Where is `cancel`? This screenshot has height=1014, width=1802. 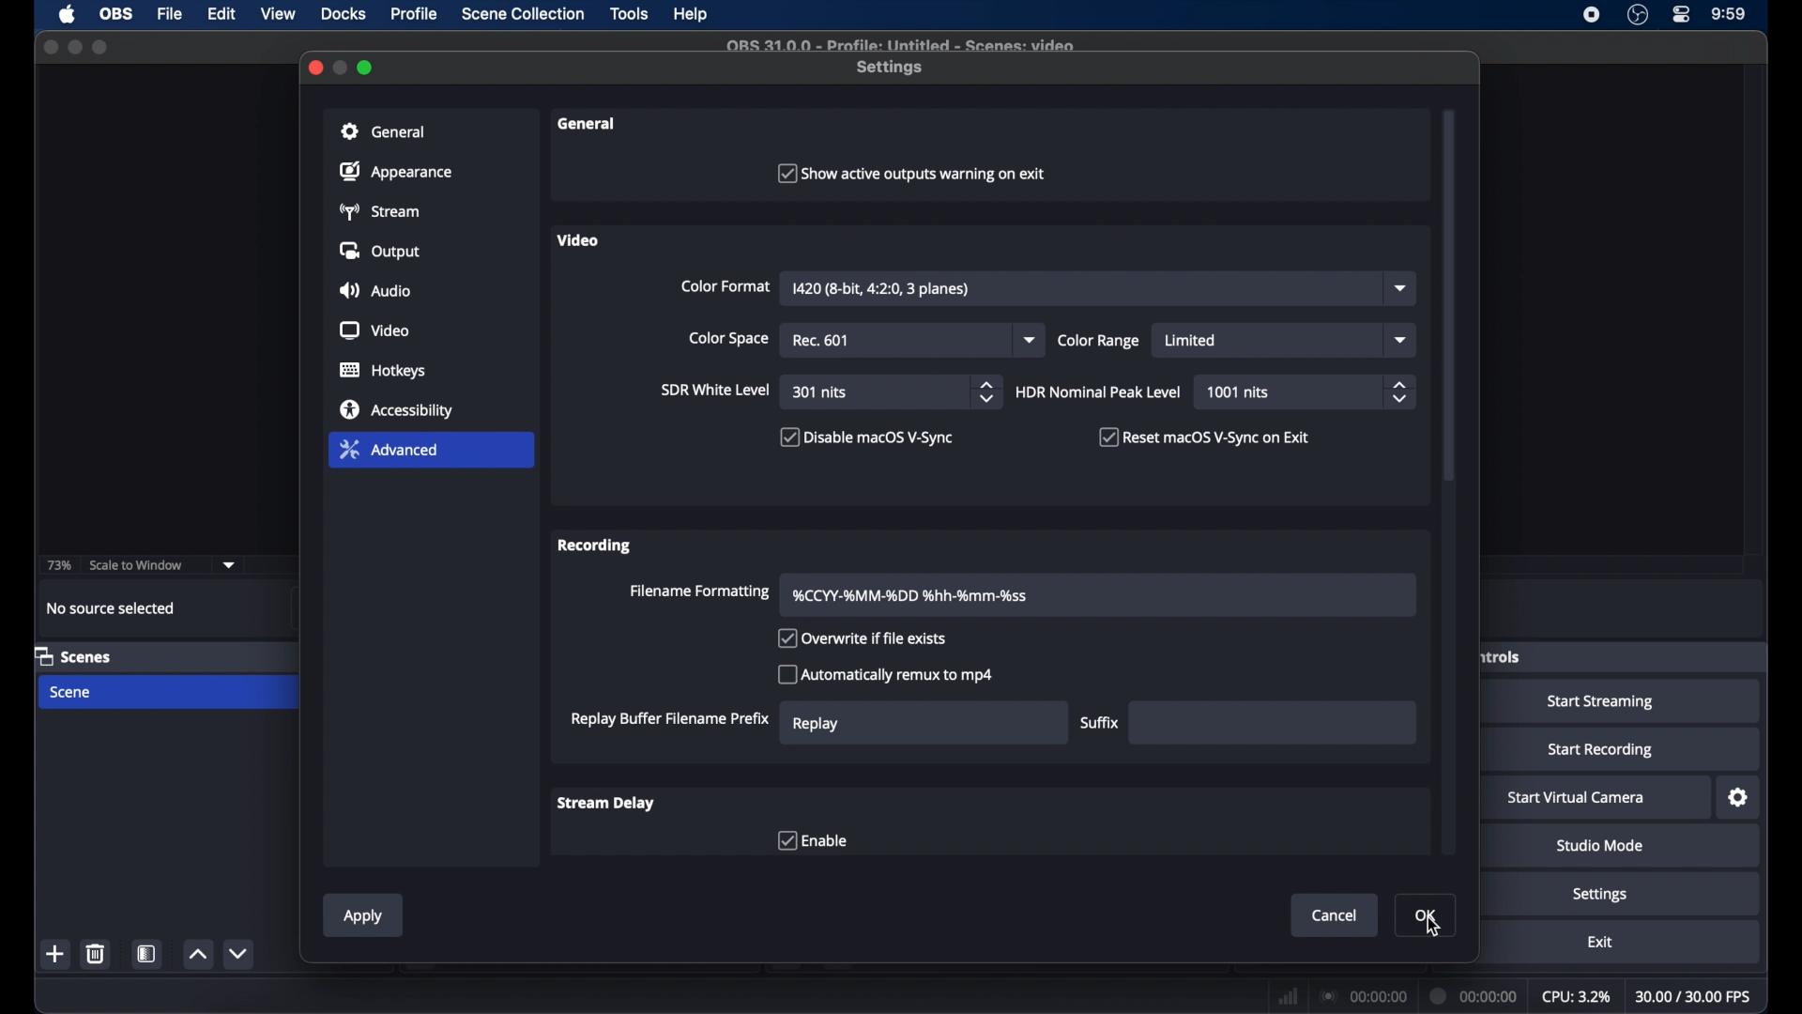
cancel is located at coordinates (1335, 915).